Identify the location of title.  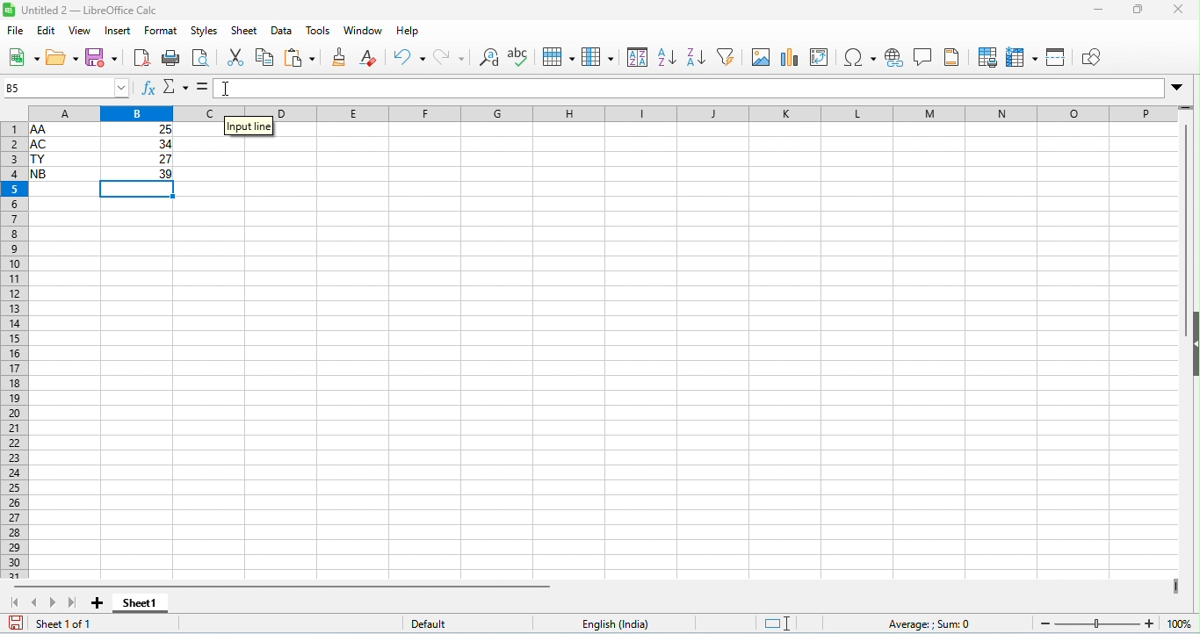
(81, 10).